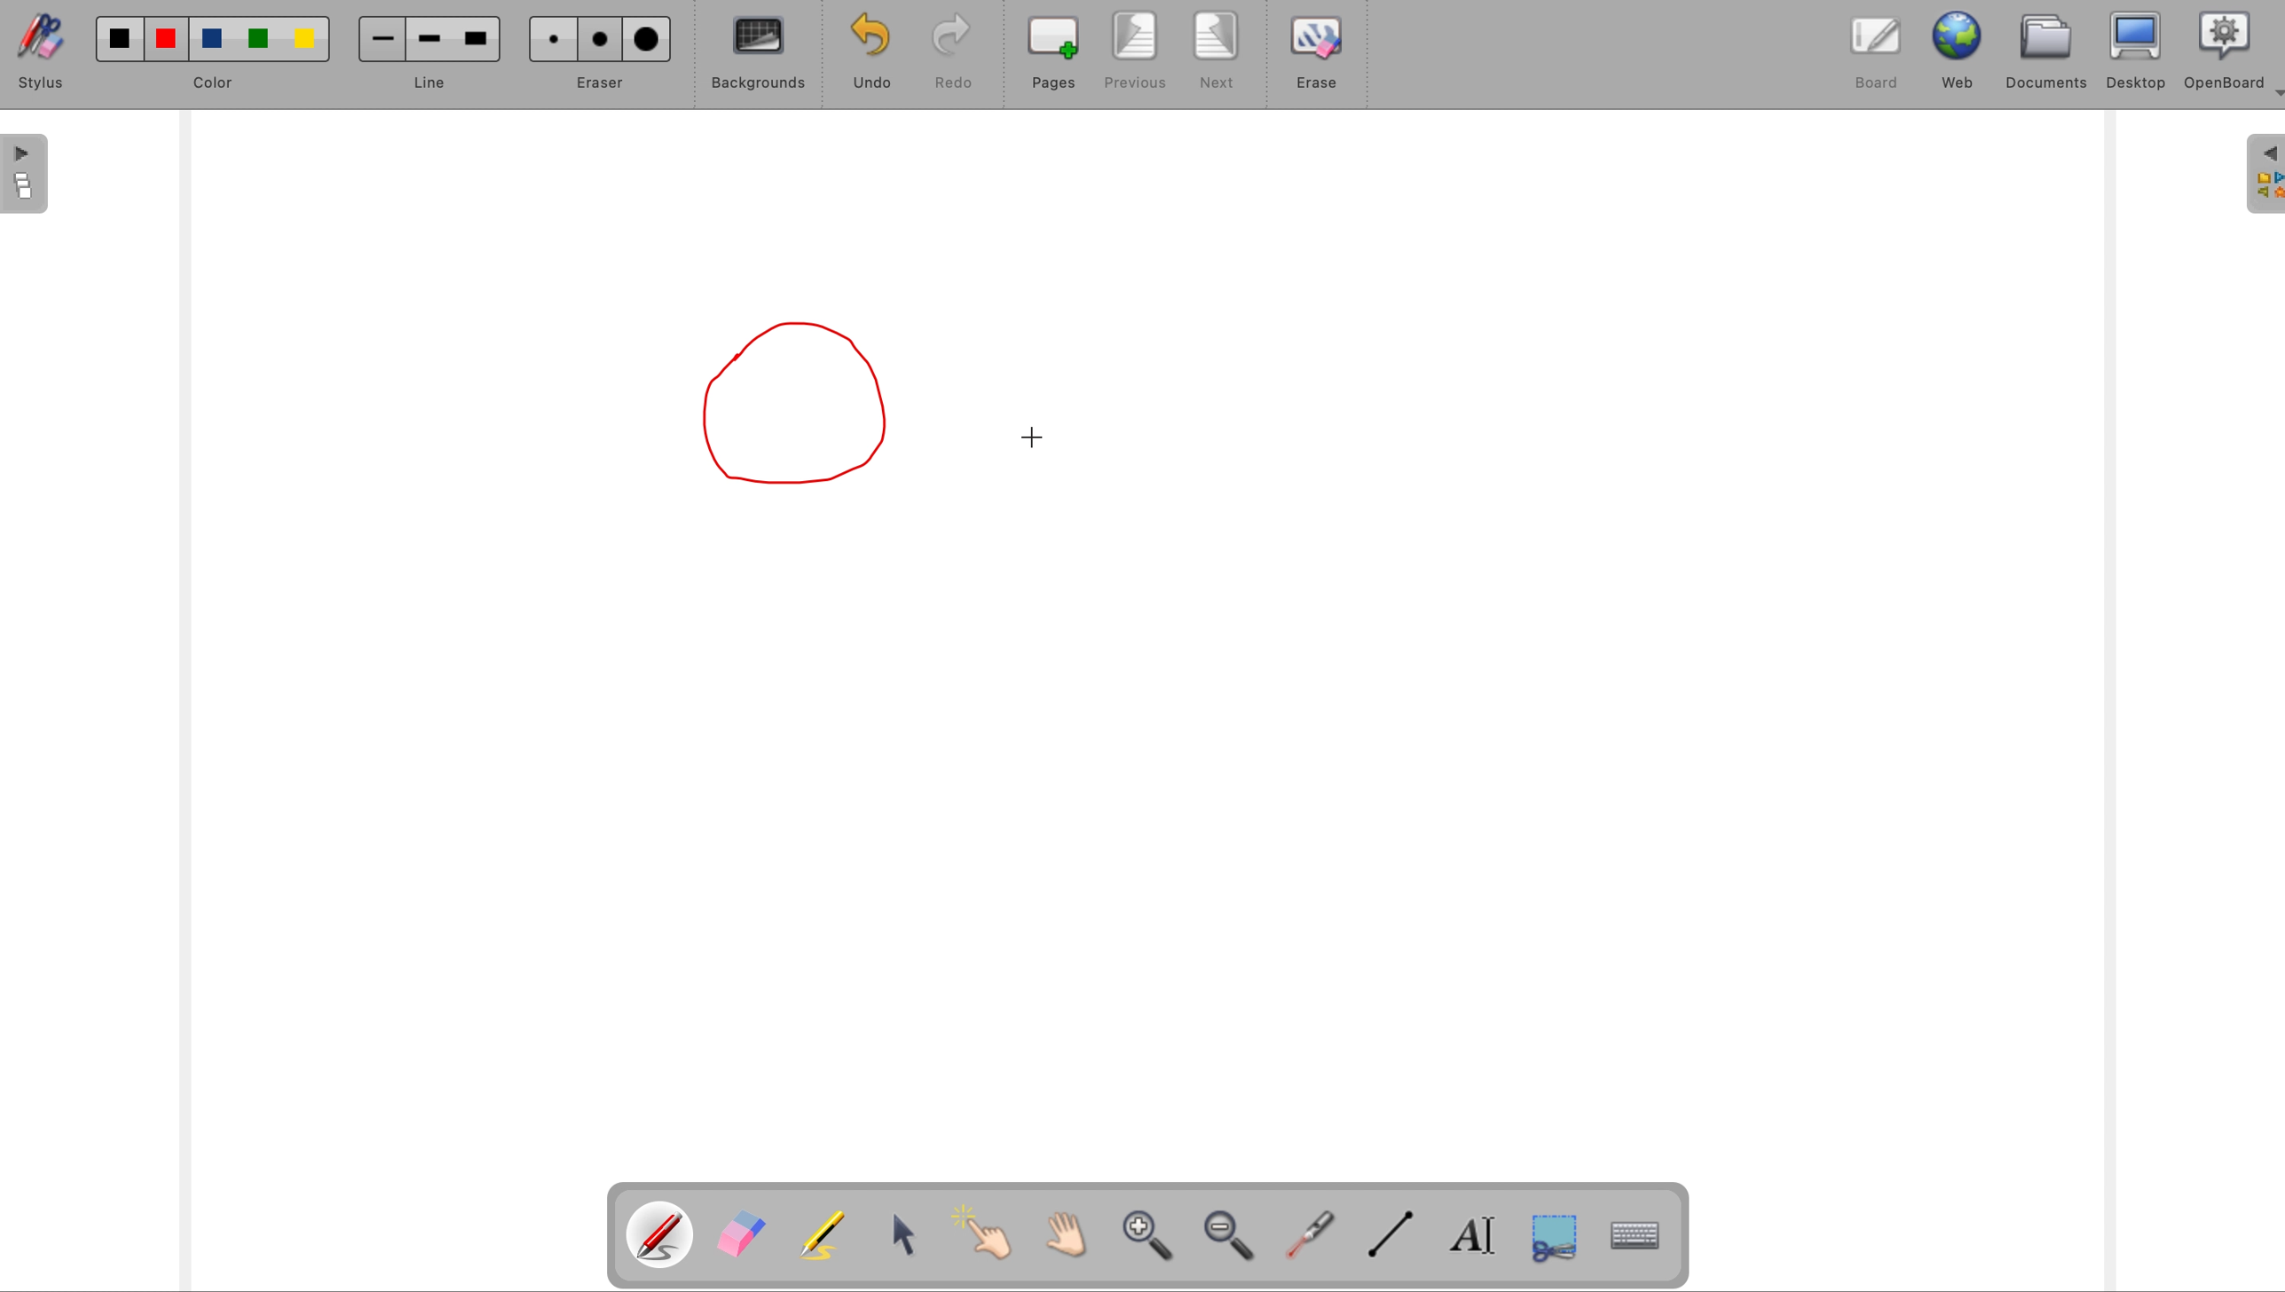  I want to click on capture part of screen, so click(1566, 1243).